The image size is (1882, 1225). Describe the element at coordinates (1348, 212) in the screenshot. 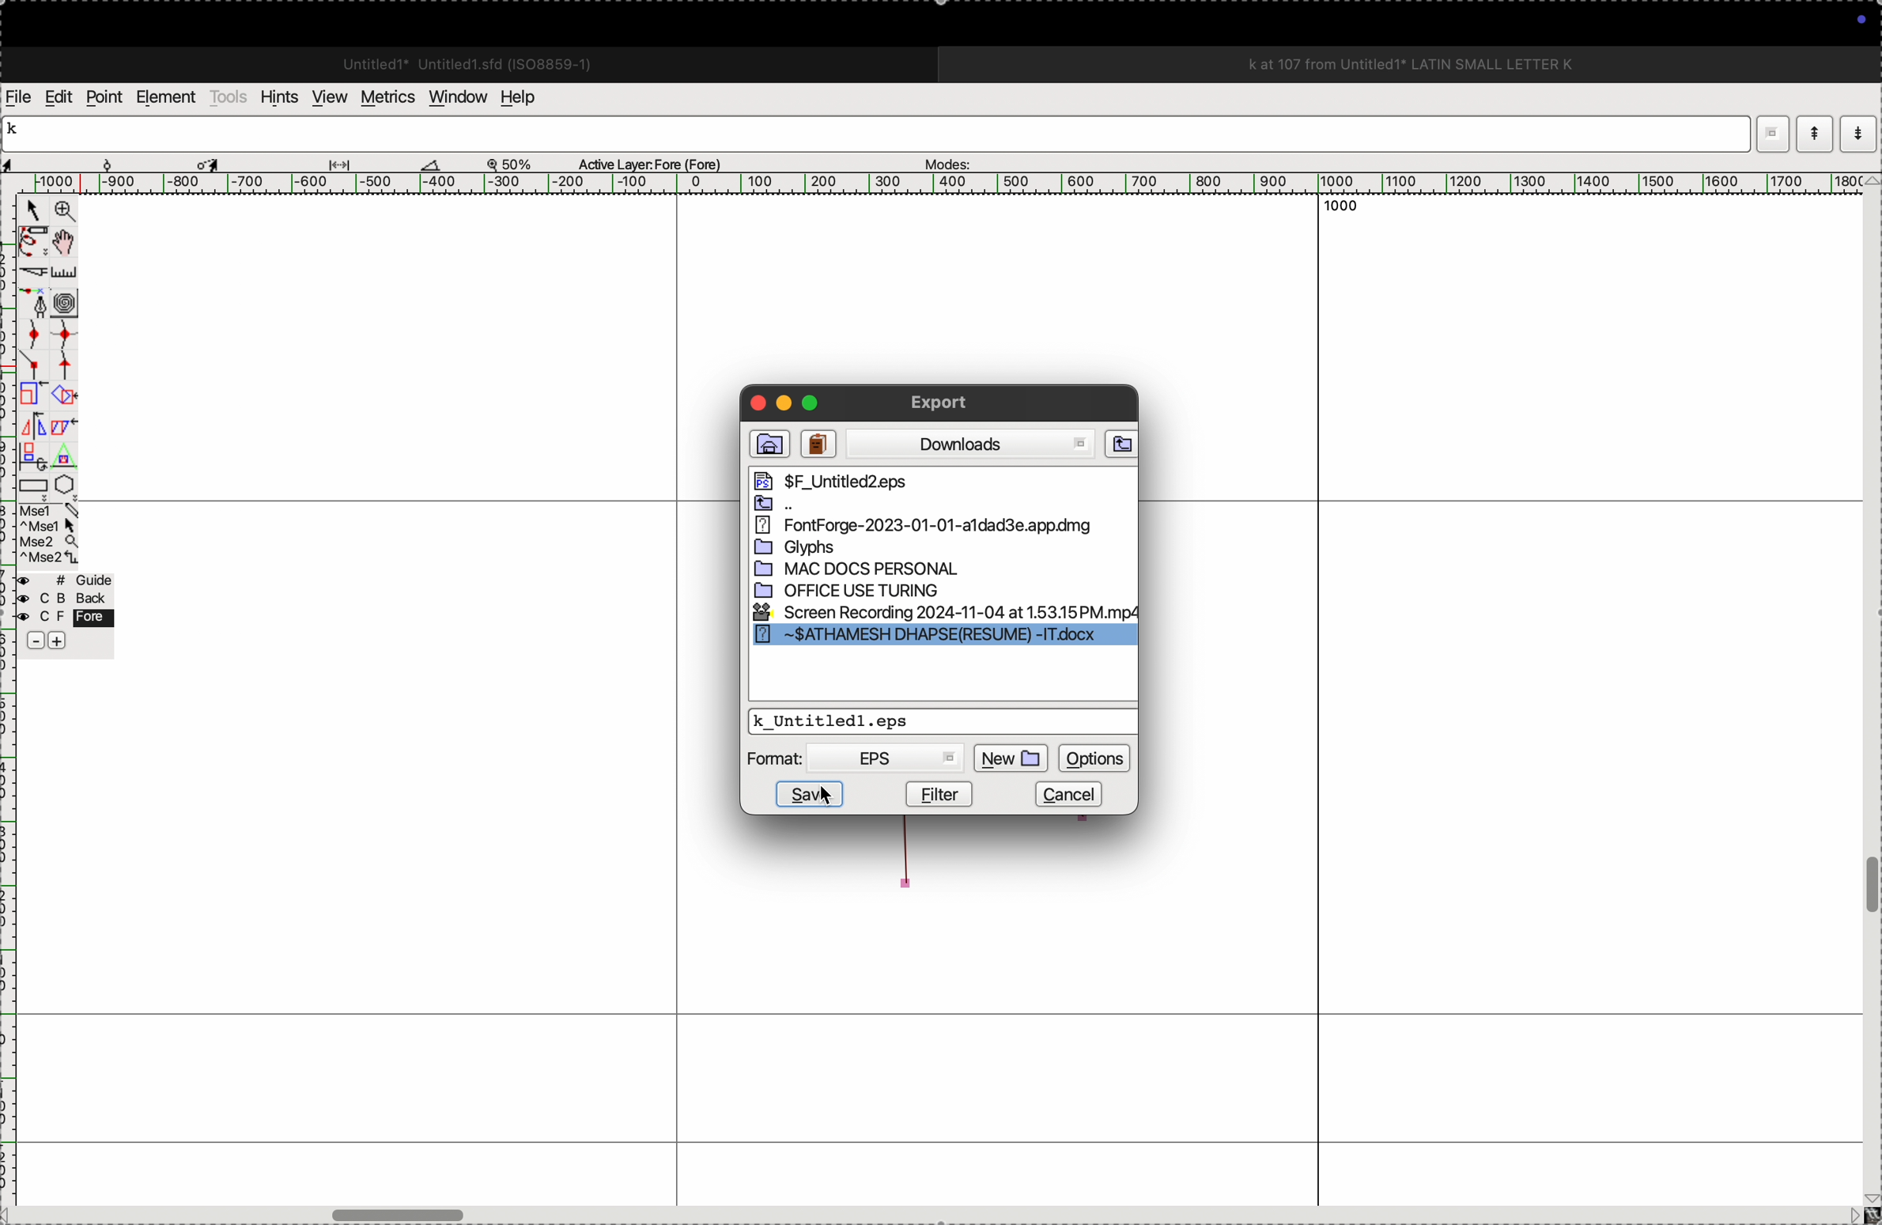

I see `1000` at that location.